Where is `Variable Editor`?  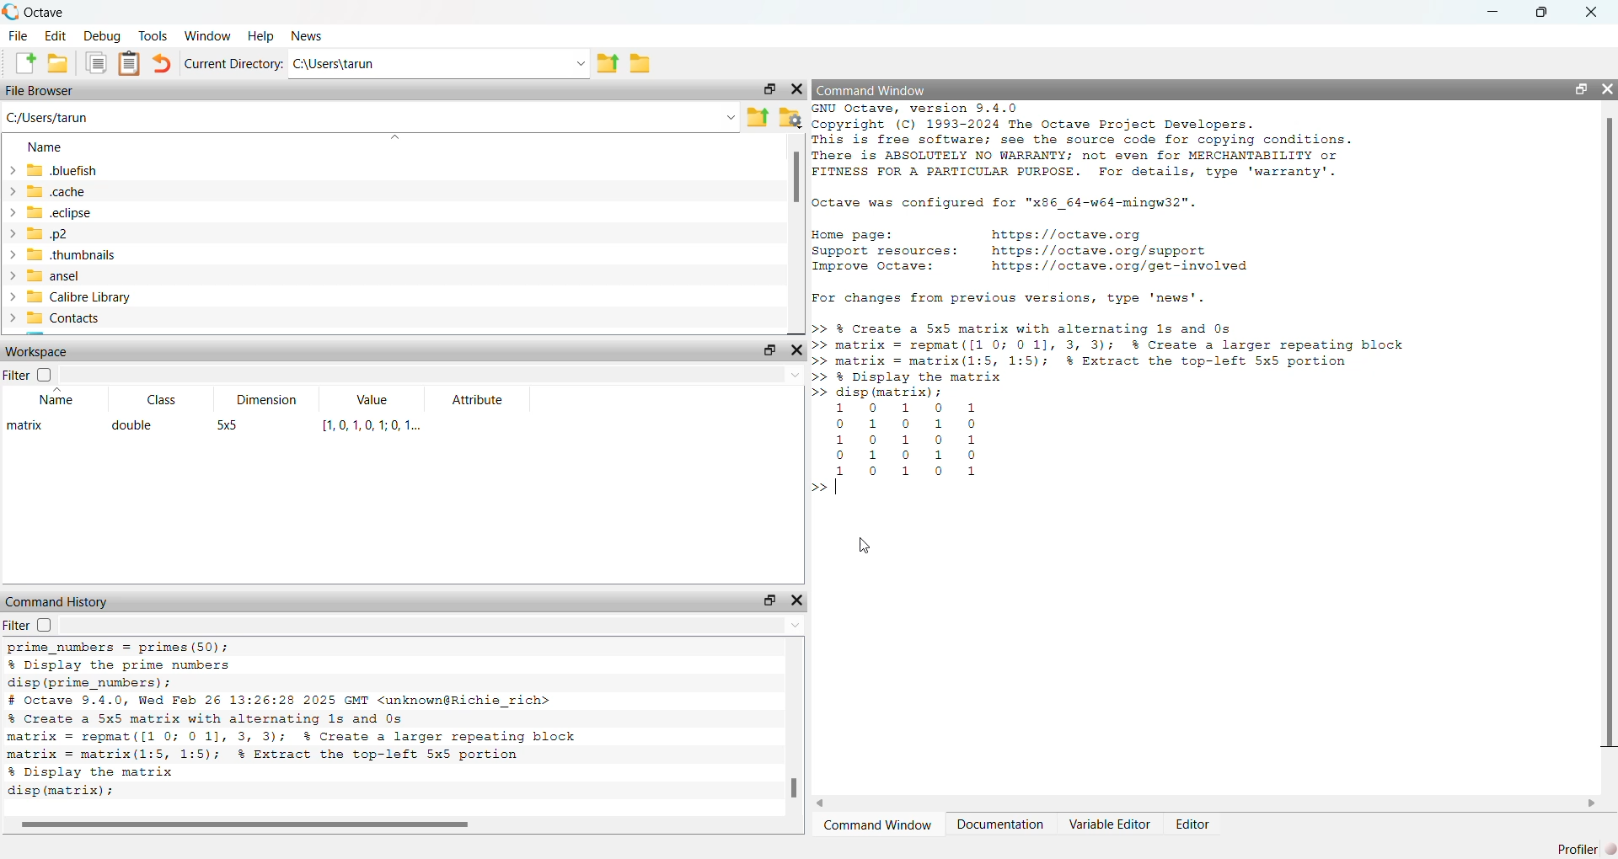
Variable Editor is located at coordinates (1110, 824).